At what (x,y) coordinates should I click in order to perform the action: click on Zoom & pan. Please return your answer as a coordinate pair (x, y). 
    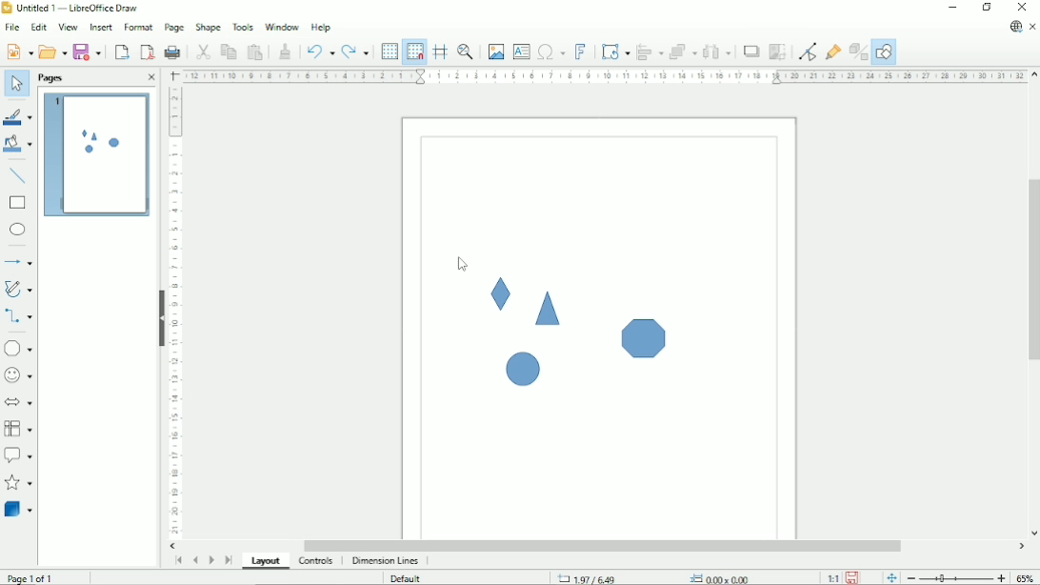
    Looking at the image, I should click on (466, 51).